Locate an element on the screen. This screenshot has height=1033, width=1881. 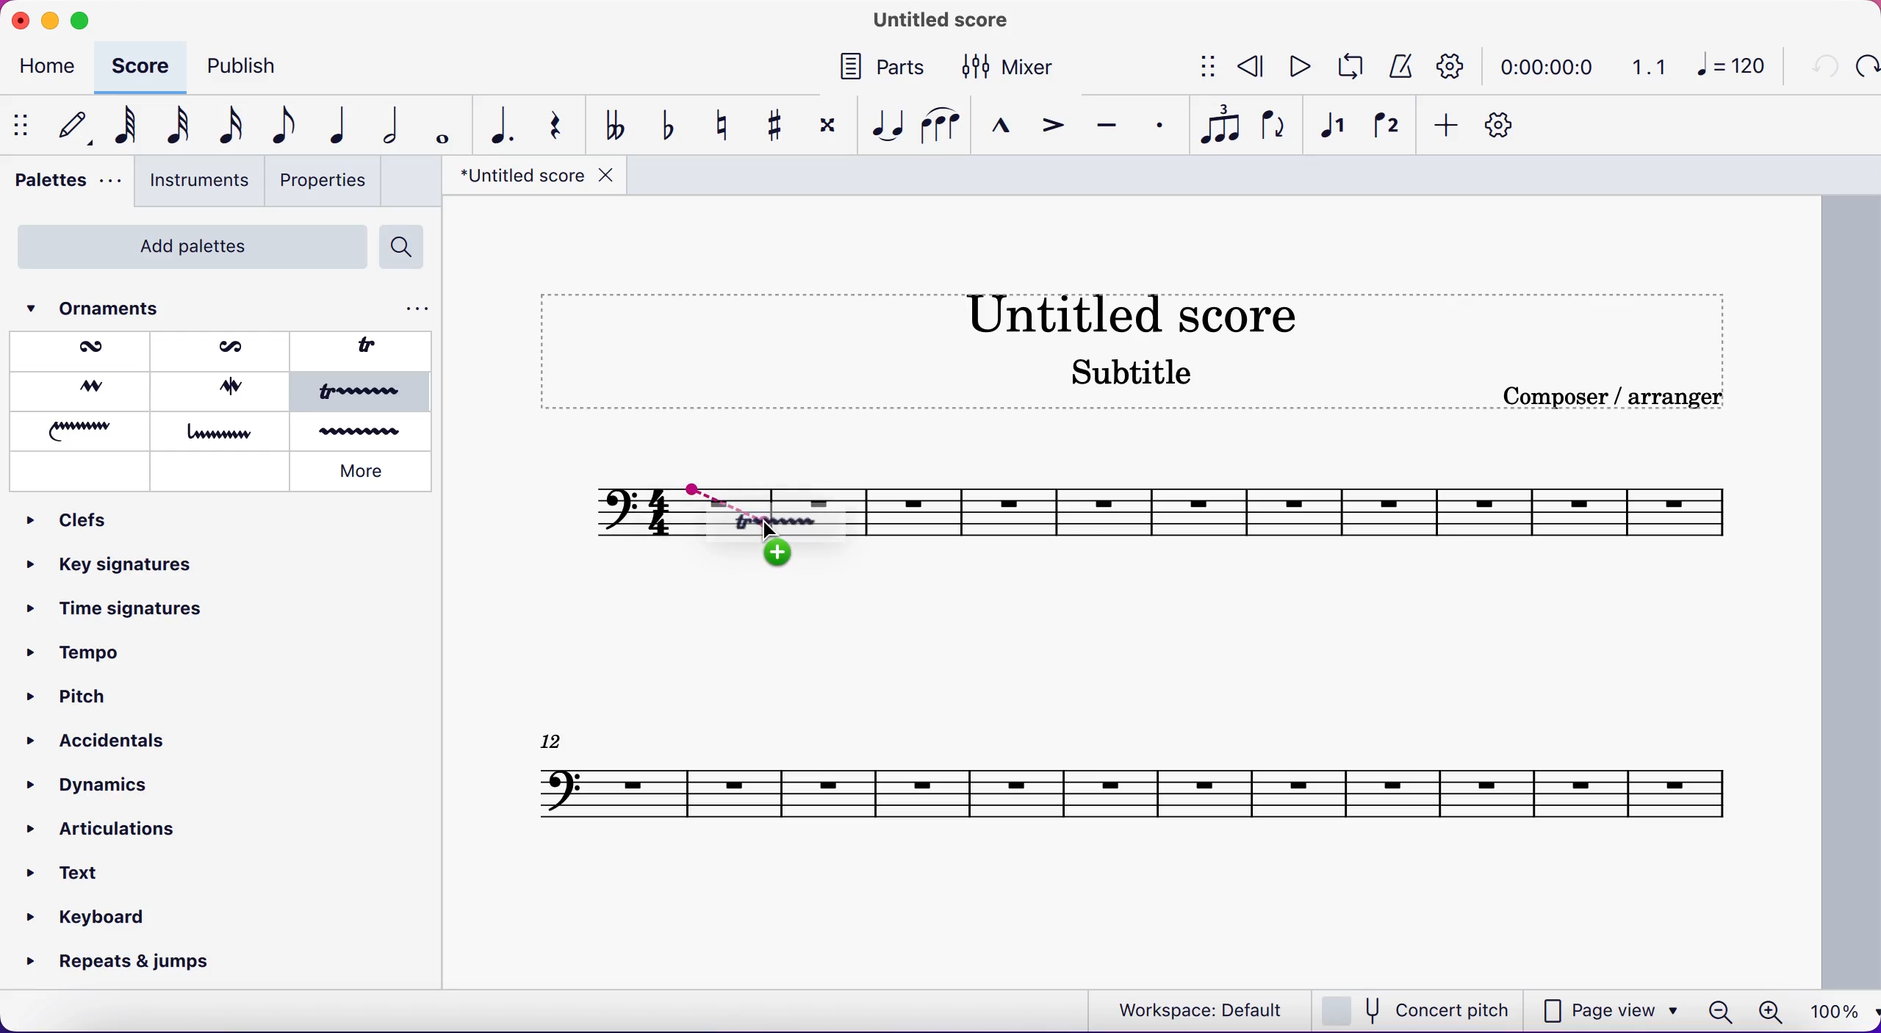
32nd note is located at coordinates (170, 126).